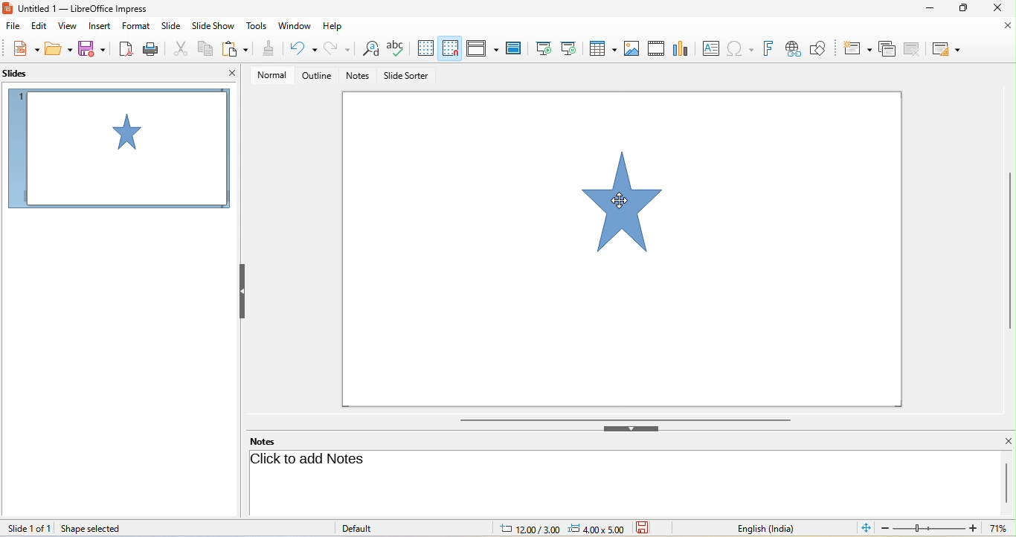 This screenshot has width=1016, height=537. I want to click on close, so click(1000, 7).